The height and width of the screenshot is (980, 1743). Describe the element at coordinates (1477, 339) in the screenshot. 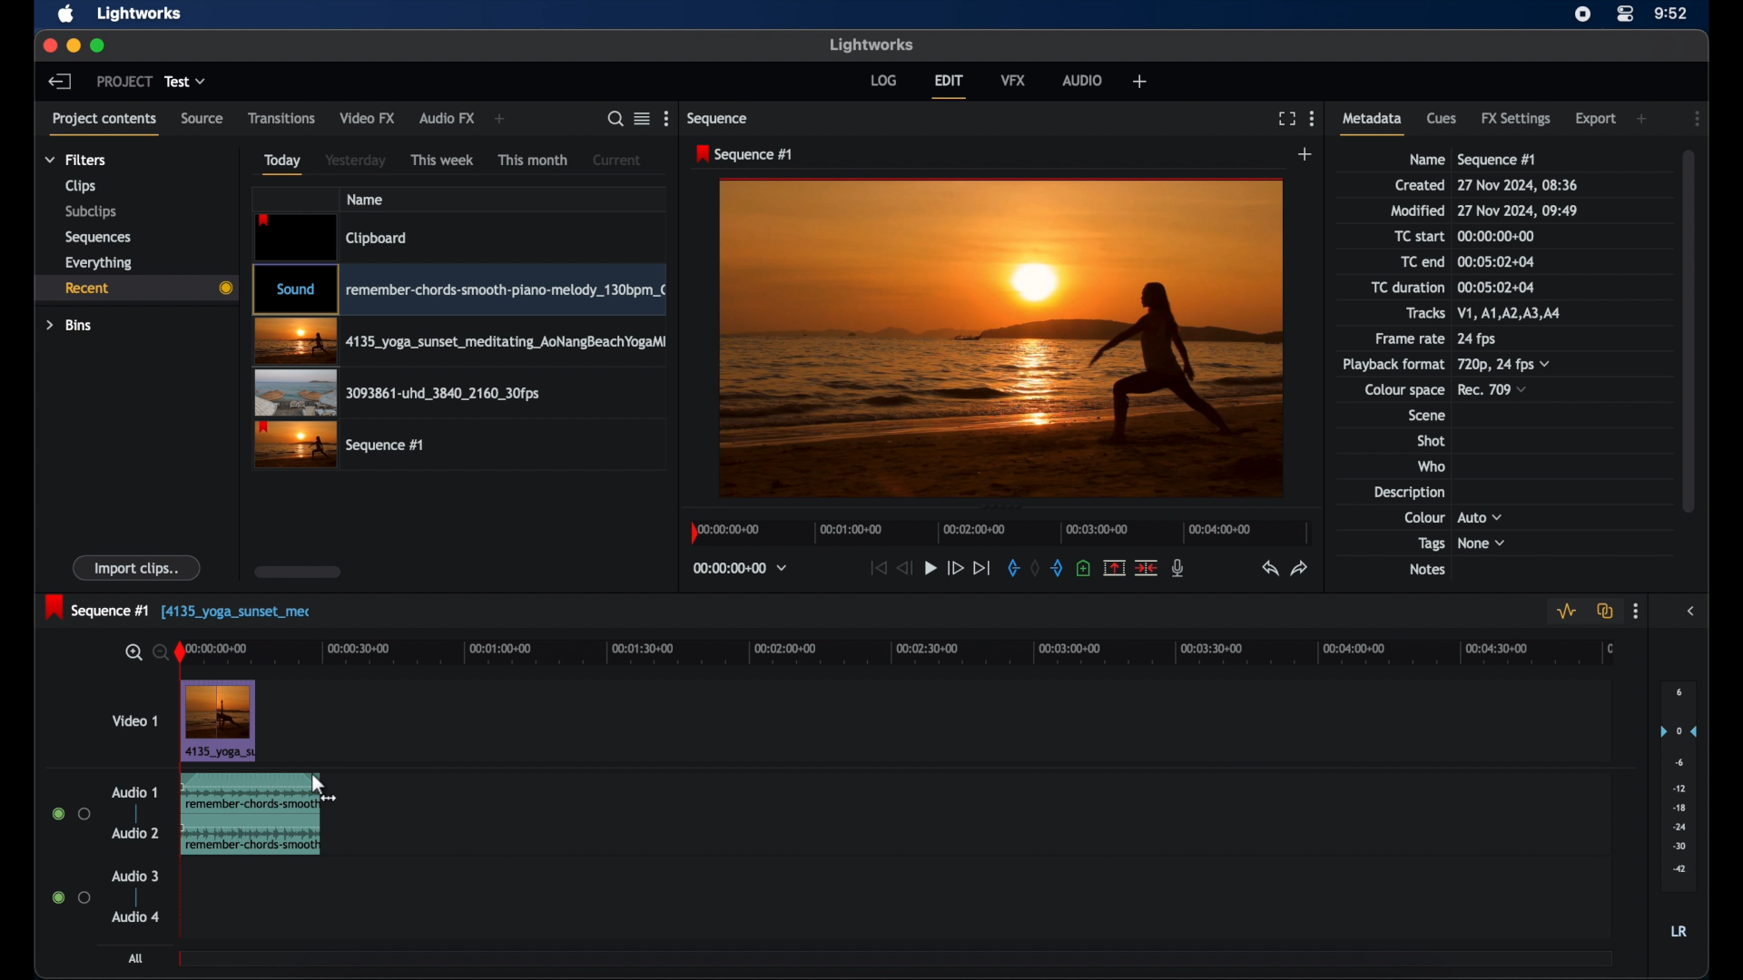

I see `24 fps` at that location.